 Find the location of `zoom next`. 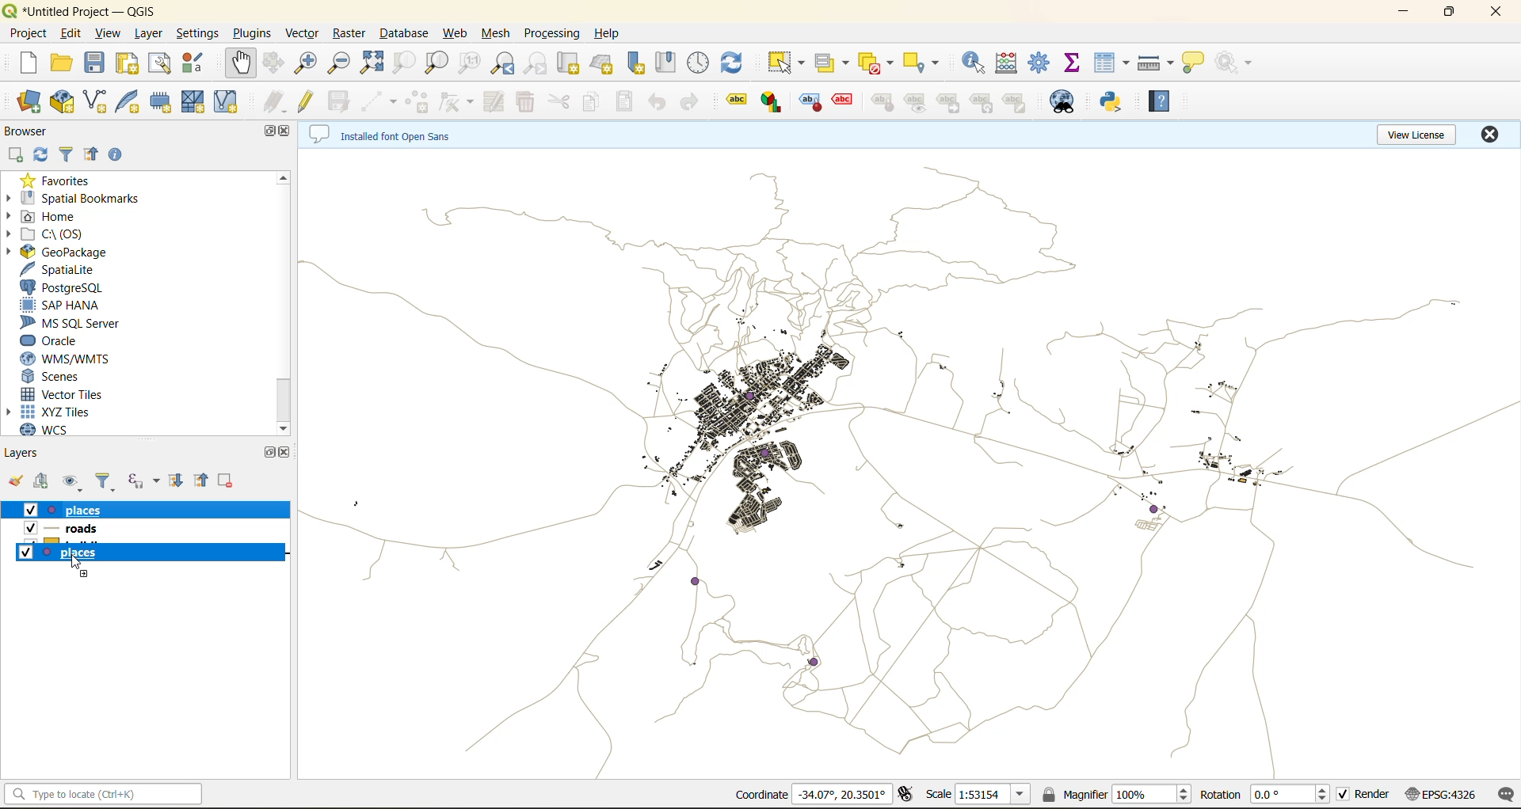

zoom next is located at coordinates (536, 64).